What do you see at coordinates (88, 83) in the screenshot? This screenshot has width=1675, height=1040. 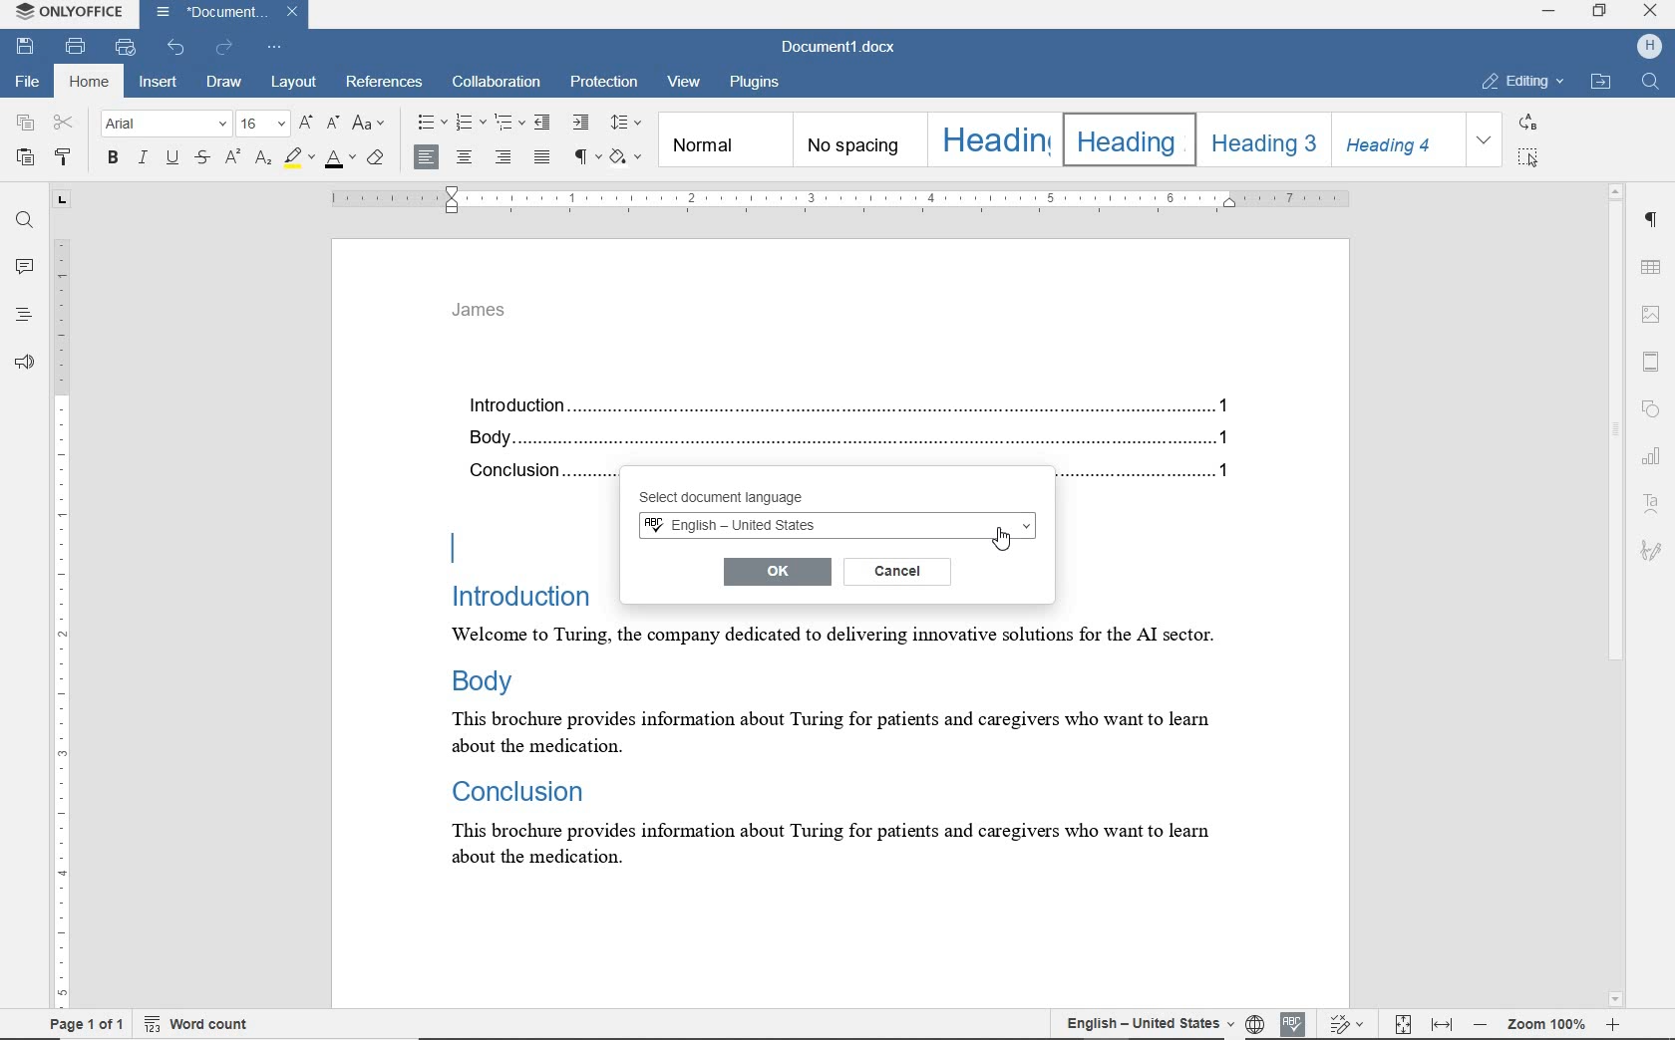 I see `home` at bounding box center [88, 83].